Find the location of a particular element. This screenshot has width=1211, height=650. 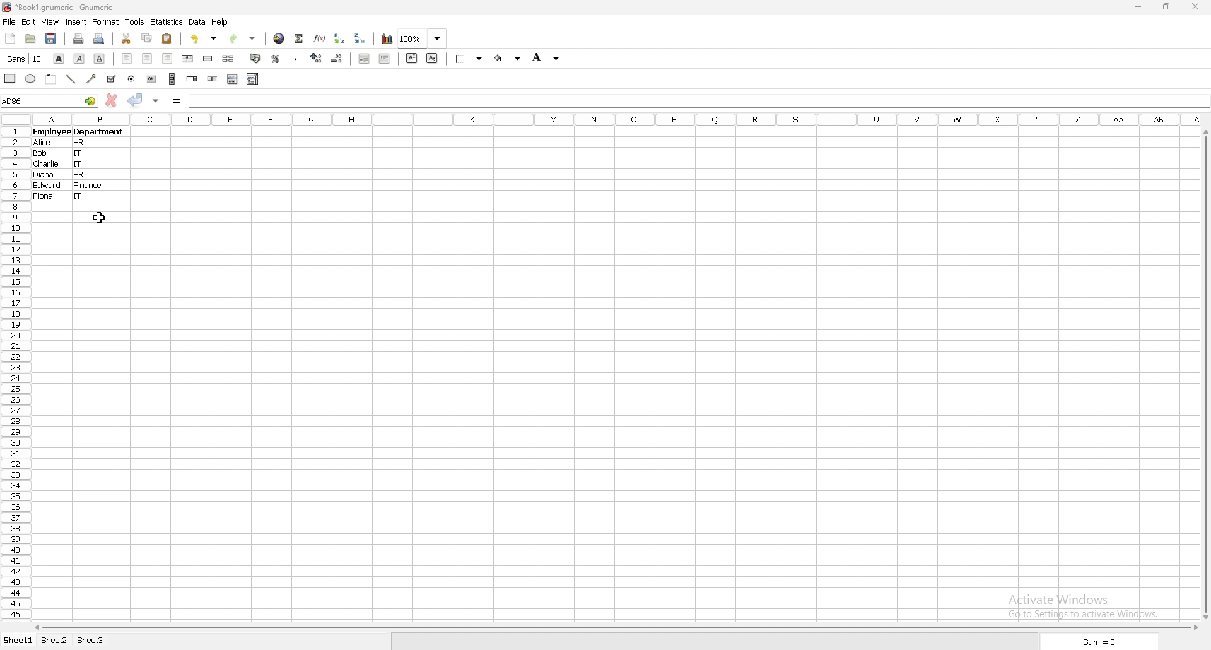

charlie is located at coordinates (49, 166).